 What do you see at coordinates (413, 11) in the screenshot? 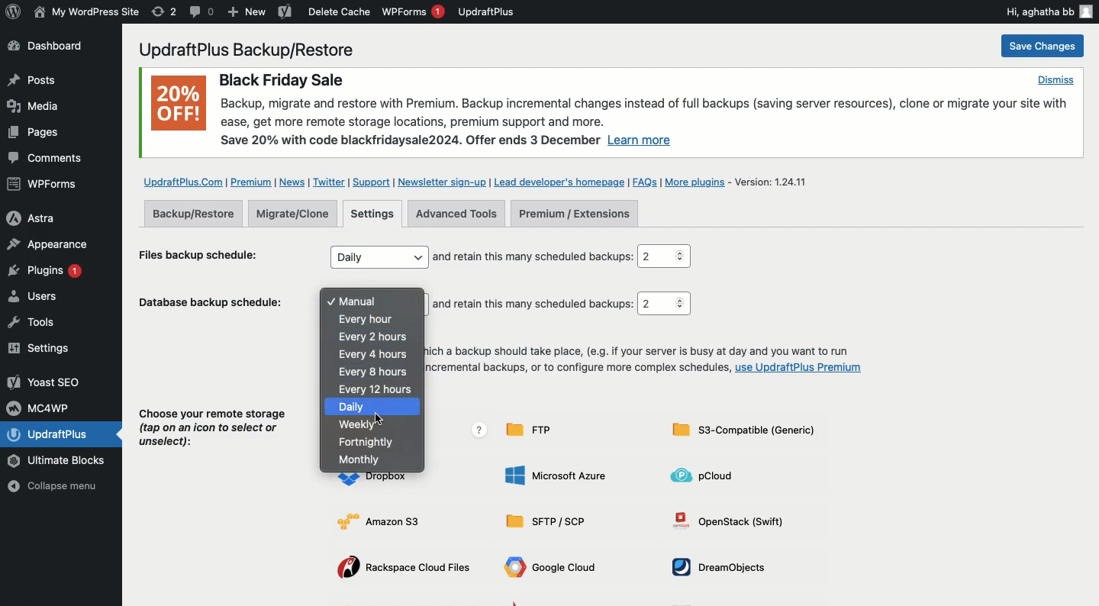
I see `WPForms 1` at bounding box center [413, 11].